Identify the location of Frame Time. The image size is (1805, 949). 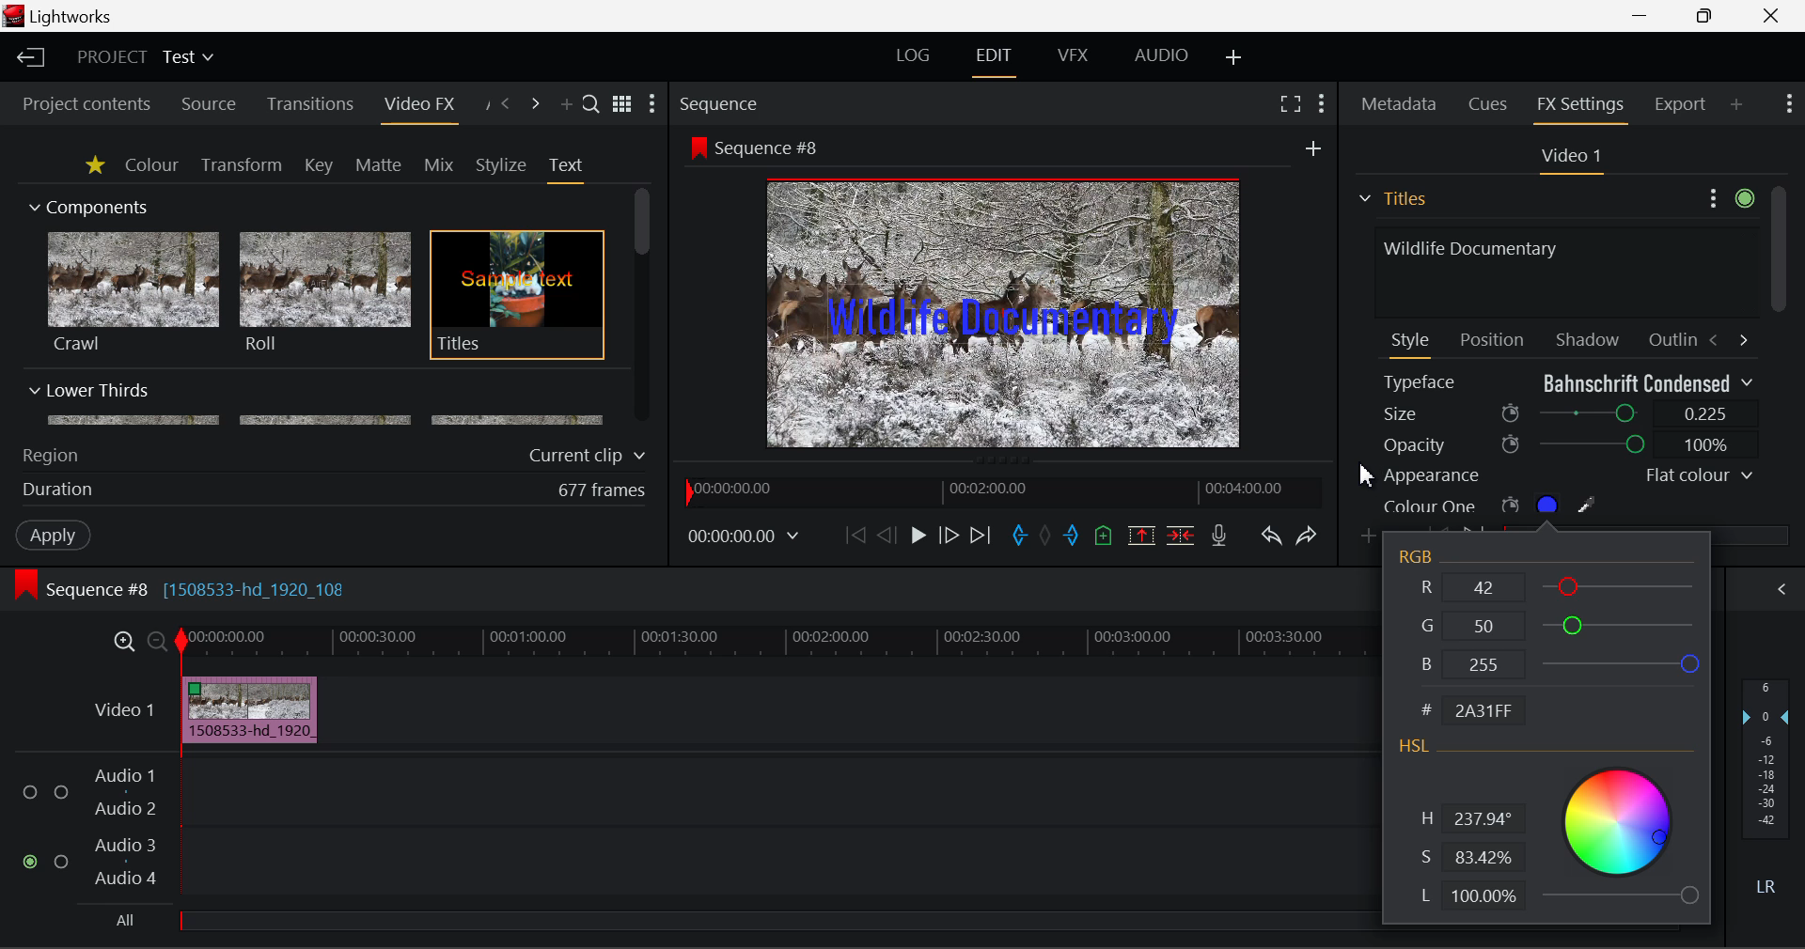
(745, 538).